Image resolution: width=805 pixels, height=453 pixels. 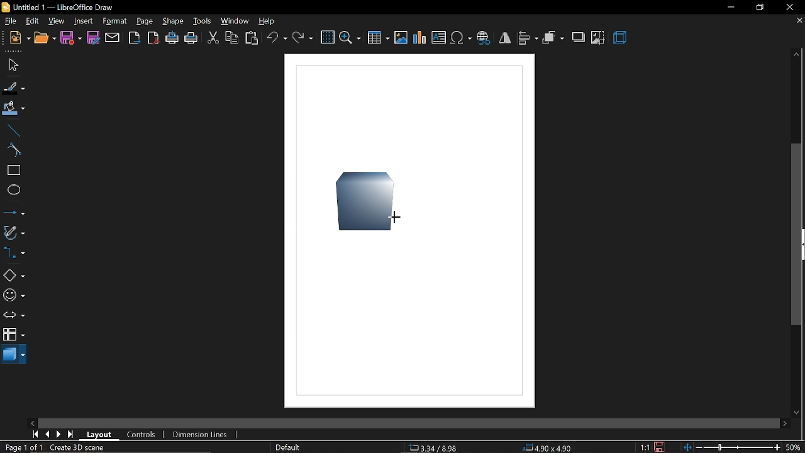 I want to click on open, so click(x=45, y=38).